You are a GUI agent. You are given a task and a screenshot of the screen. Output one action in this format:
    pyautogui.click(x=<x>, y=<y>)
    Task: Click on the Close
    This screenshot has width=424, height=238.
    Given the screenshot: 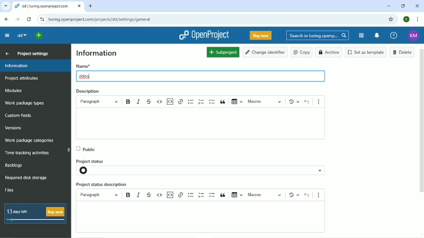 What is the action you would take?
    pyautogui.click(x=417, y=6)
    